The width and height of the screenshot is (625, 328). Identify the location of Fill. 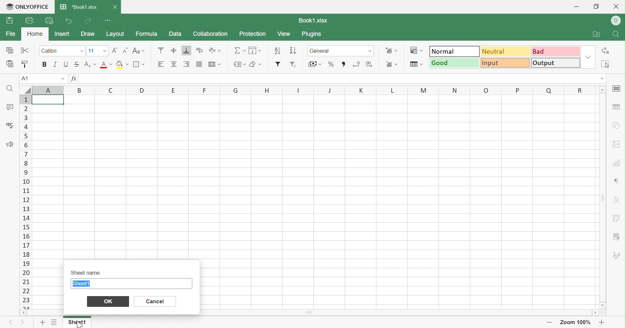
(256, 50).